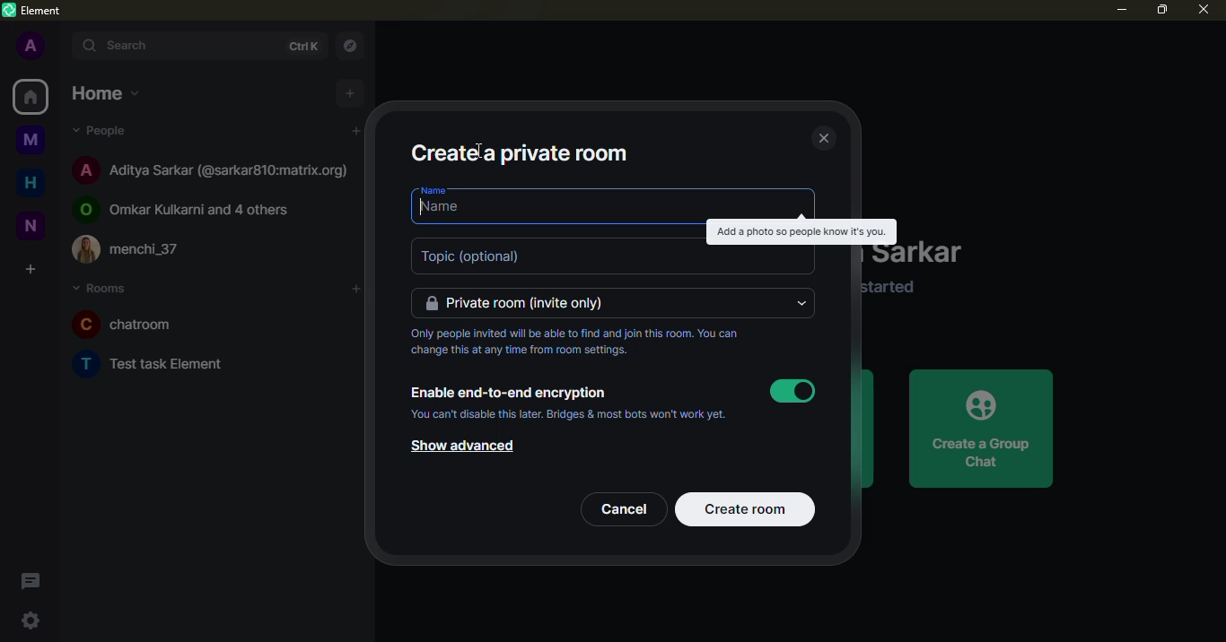 The width and height of the screenshot is (1226, 642). I want to click on create space, so click(33, 269).